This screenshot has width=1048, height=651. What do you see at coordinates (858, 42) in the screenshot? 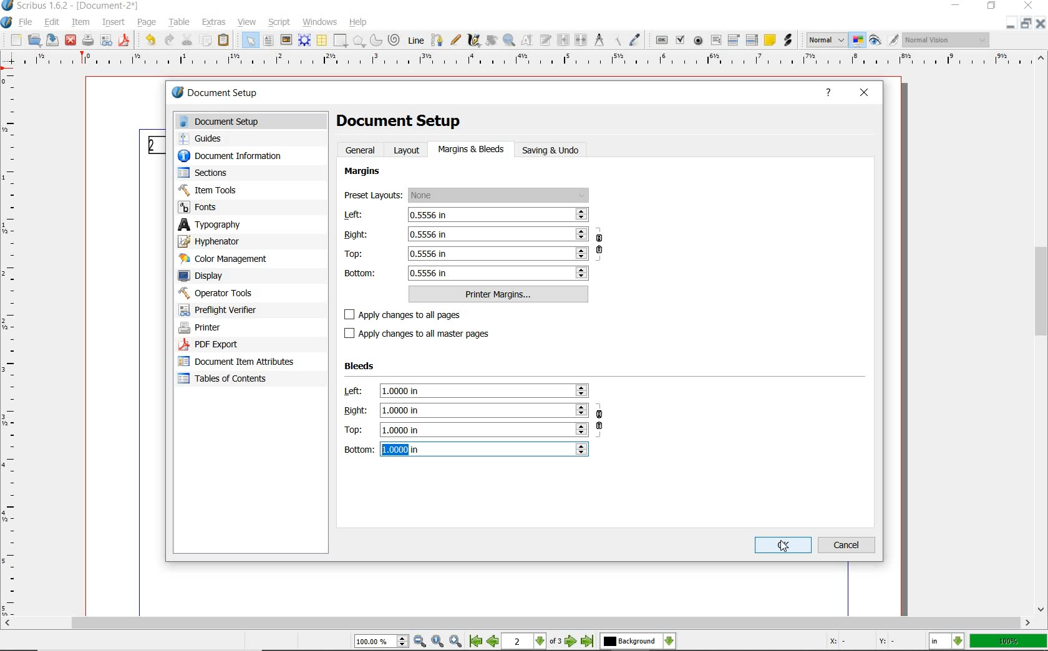
I see `toggle color management` at bounding box center [858, 42].